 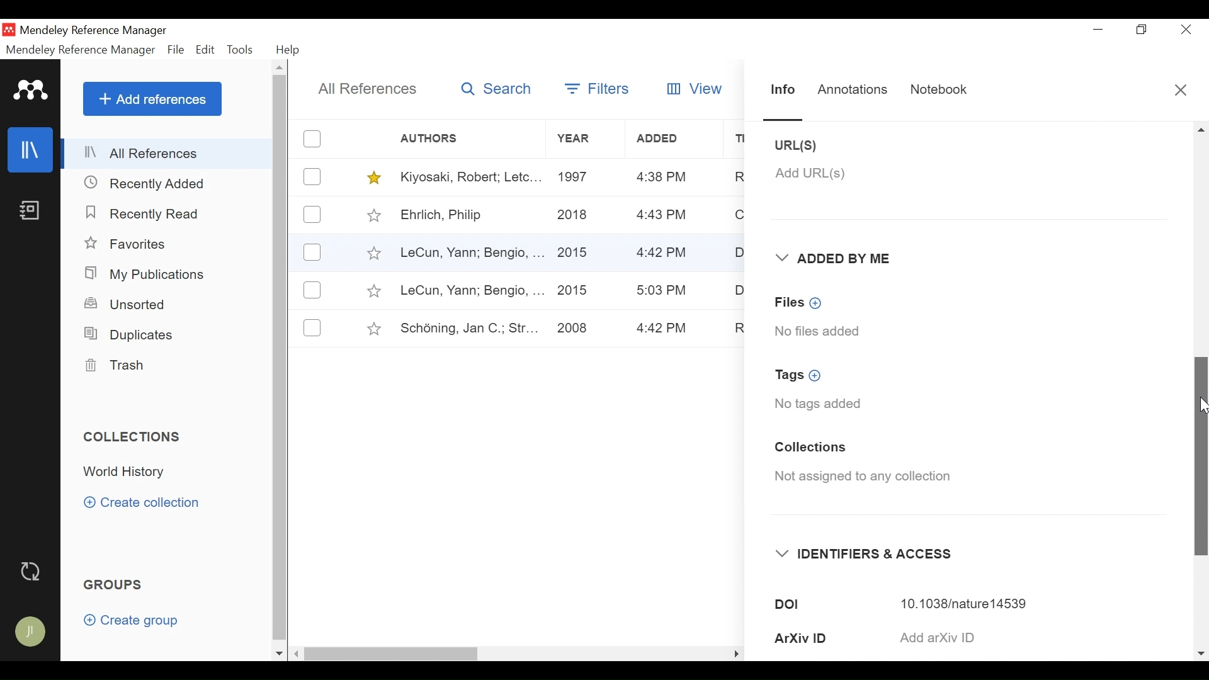 What do you see at coordinates (101, 30) in the screenshot?
I see `Mendeley Reference Manger` at bounding box center [101, 30].